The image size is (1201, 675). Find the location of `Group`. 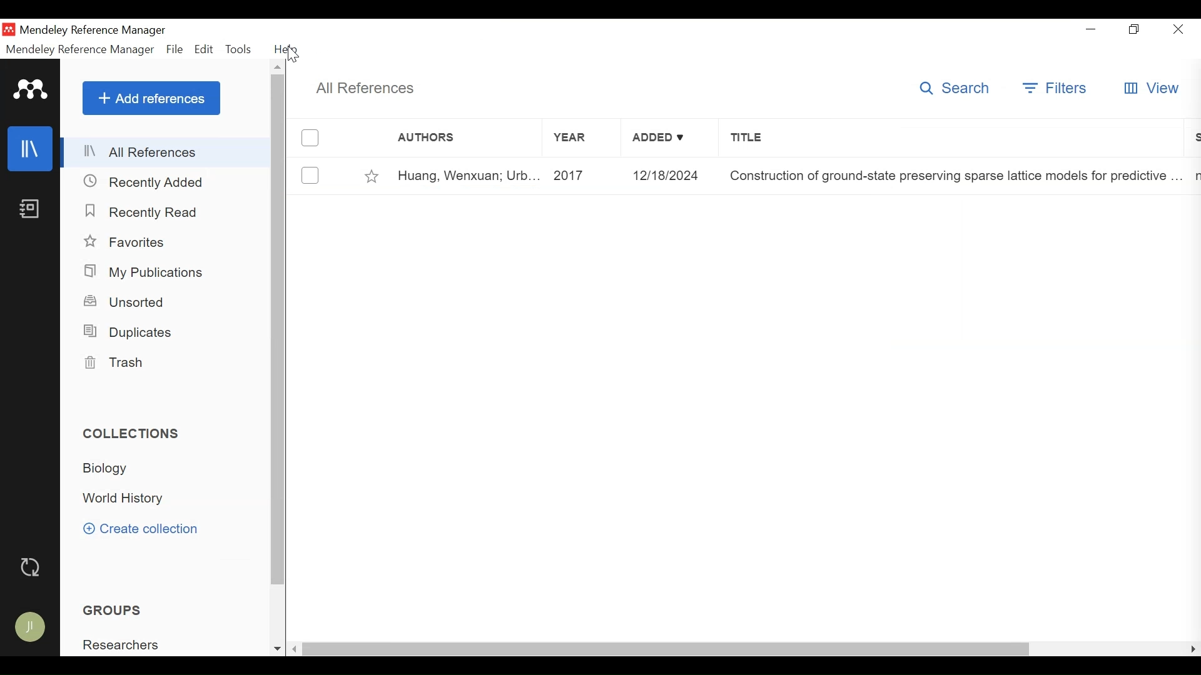

Group is located at coordinates (117, 610).